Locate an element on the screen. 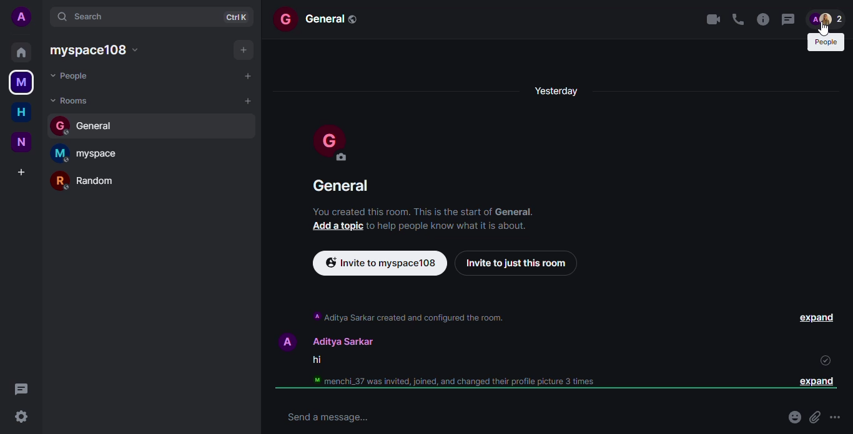 This screenshot has width=853, height=434. general is located at coordinates (325, 19).